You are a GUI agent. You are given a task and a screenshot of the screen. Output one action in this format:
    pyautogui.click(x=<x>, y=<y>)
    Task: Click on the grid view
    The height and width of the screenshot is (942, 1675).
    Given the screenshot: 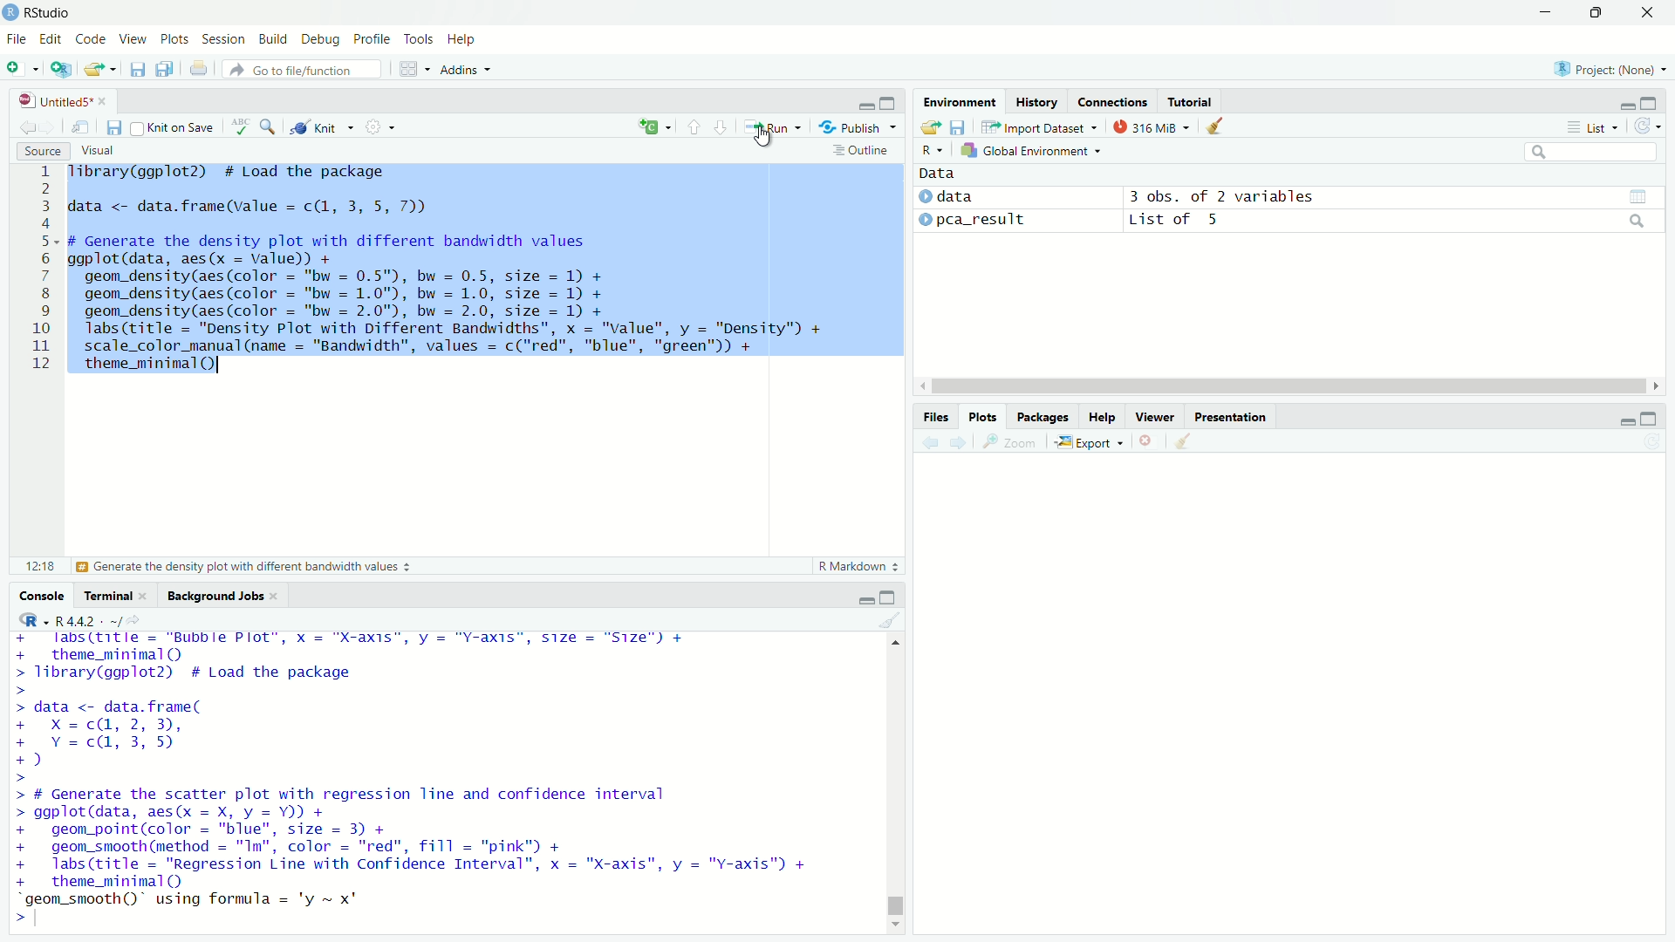 What is the action you would take?
    pyautogui.click(x=1638, y=197)
    